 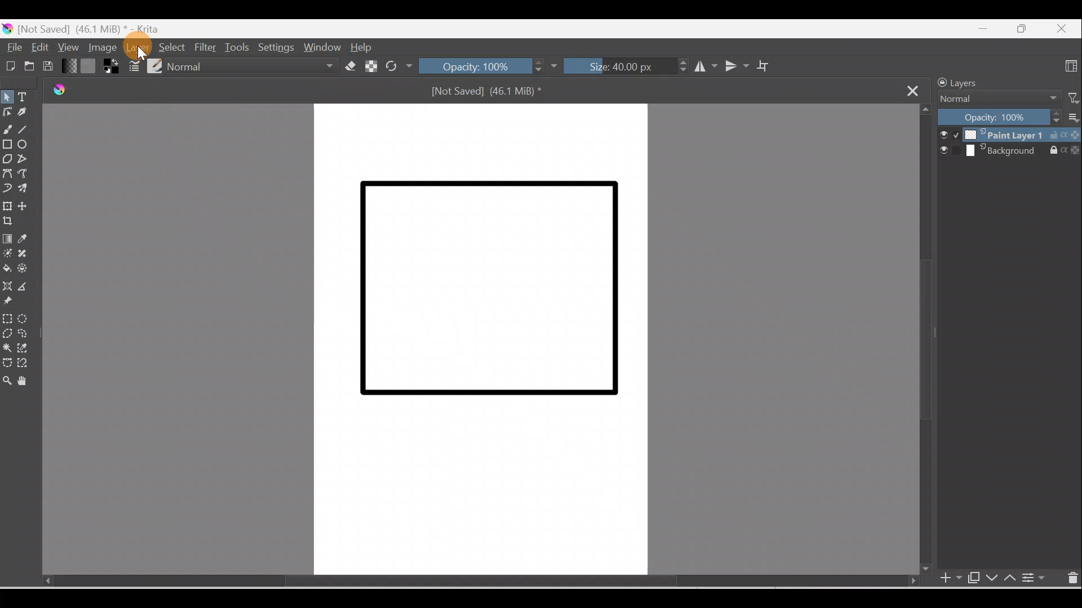 What do you see at coordinates (1022, 29) in the screenshot?
I see `Maximize` at bounding box center [1022, 29].